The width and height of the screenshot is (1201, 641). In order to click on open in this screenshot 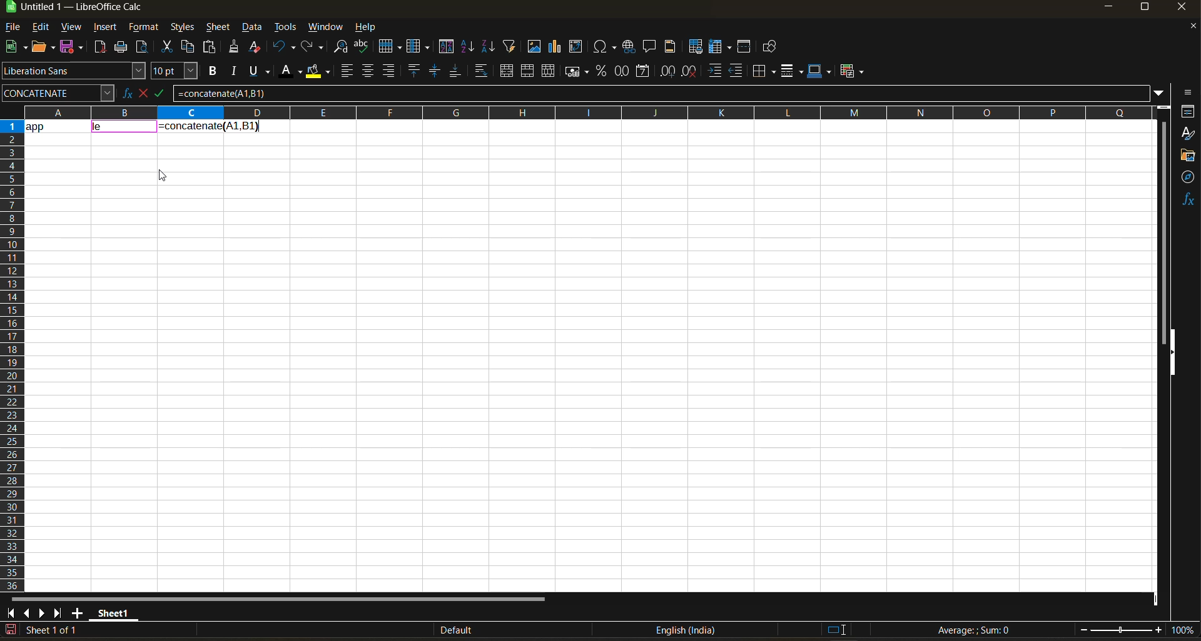, I will do `click(44, 47)`.